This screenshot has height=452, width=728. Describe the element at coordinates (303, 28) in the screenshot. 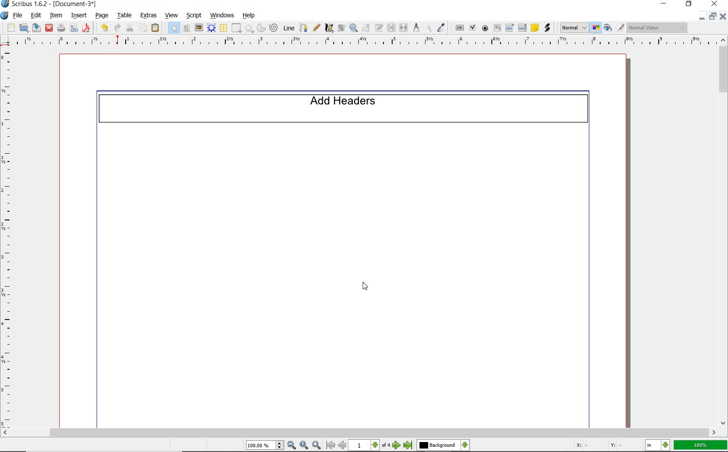

I see `Bezier curve` at that location.